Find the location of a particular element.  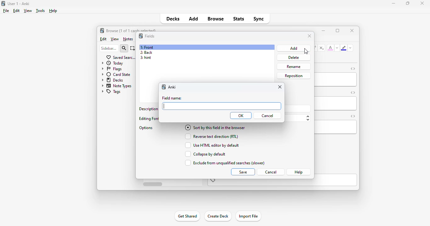

close is located at coordinates (422, 3).